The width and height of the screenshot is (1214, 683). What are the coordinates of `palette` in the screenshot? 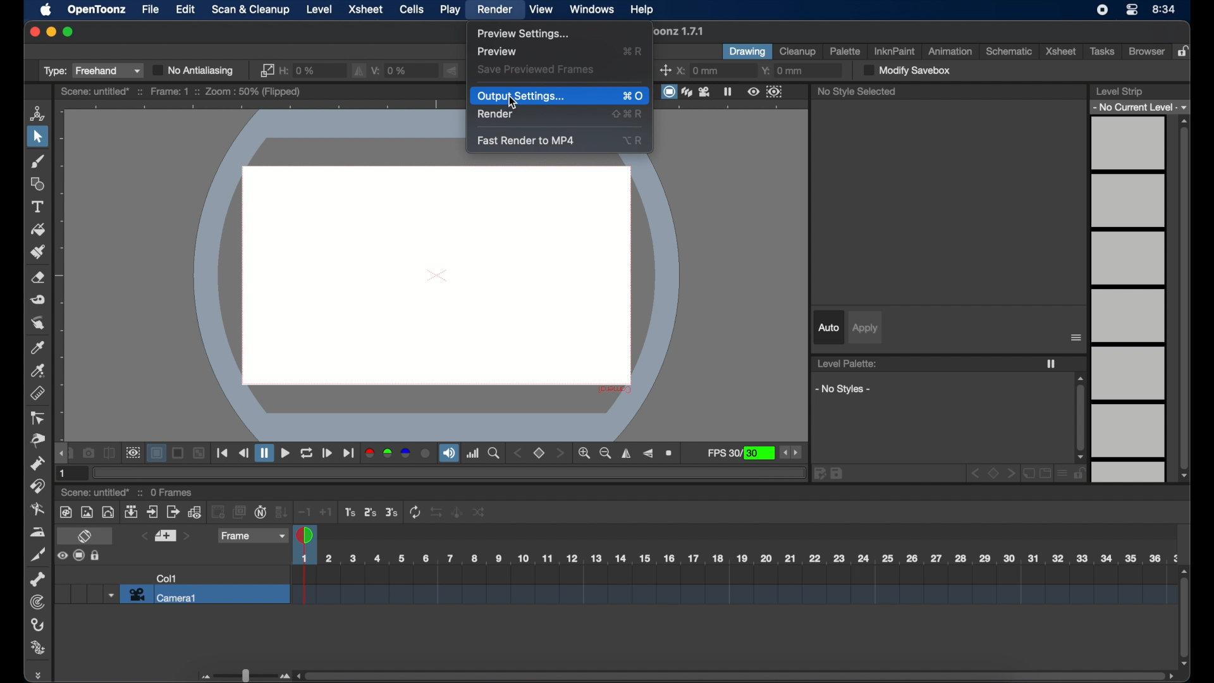 It's located at (845, 51).